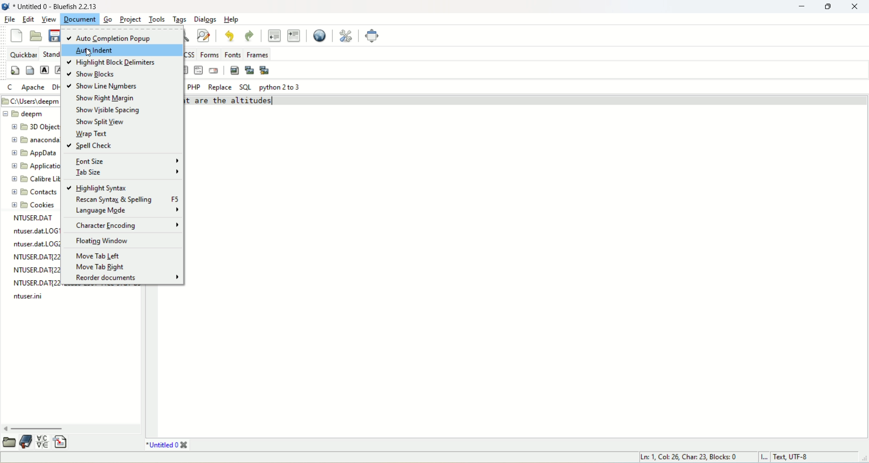 The height and width of the screenshot is (463, 869). What do you see at coordinates (33, 259) in the screenshot?
I see `text` at bounding box center [33, 259].